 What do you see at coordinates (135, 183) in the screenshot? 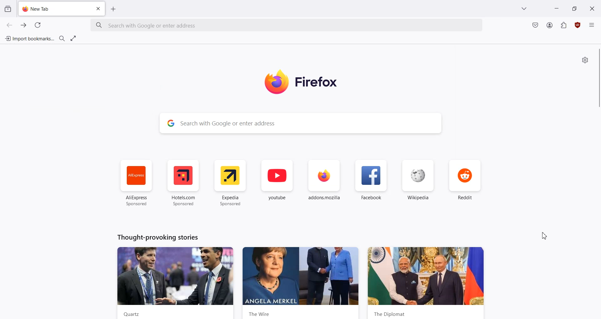
I see `AliExpress Sponsored` at bounding box center [135, 183].